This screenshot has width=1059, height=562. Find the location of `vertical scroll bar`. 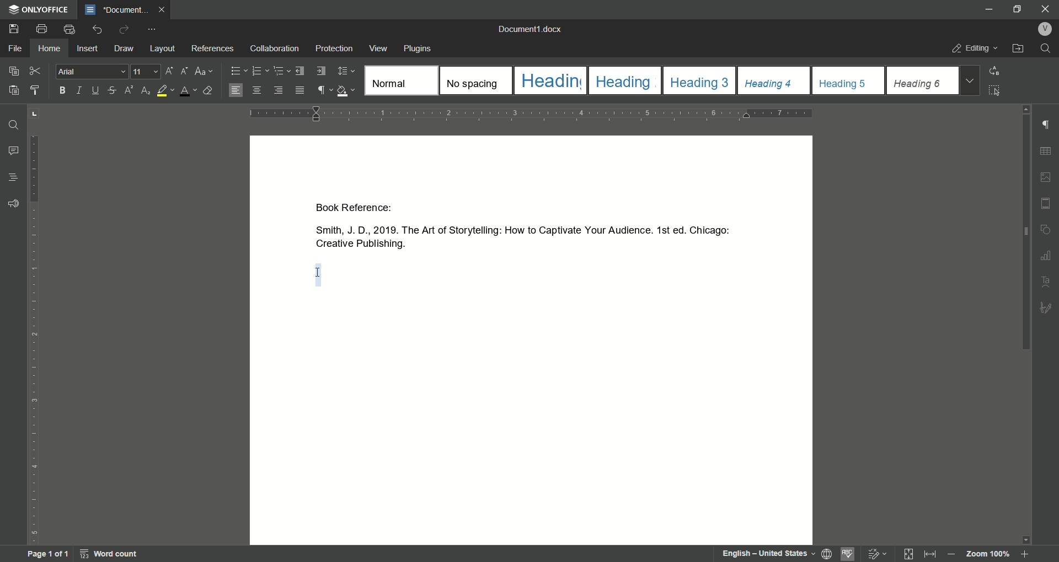

vertical scroll bar is located at coordinates (1026, 234).